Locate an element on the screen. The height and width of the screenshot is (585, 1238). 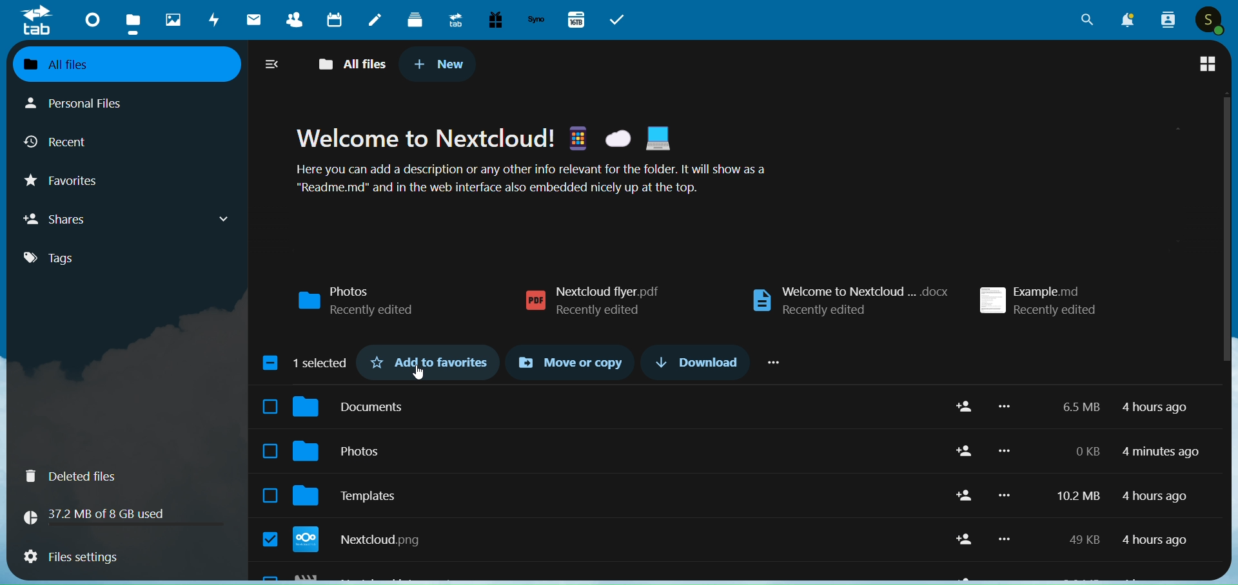
49KB 4 hours ago is located at coordinates (1127, 540).